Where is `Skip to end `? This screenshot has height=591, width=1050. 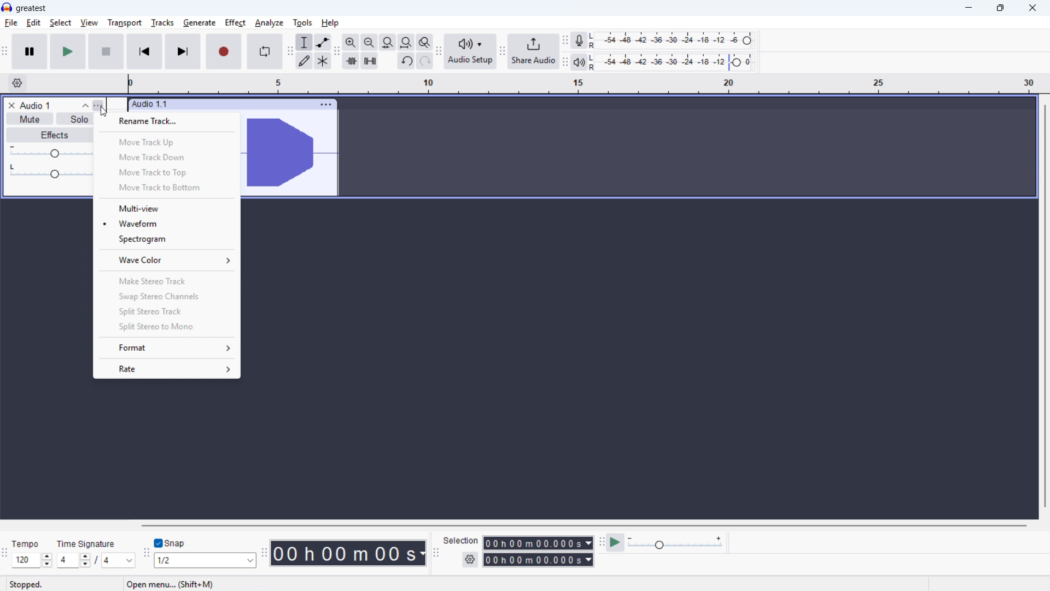
Skip to end  is located at coordinates (183, 52).